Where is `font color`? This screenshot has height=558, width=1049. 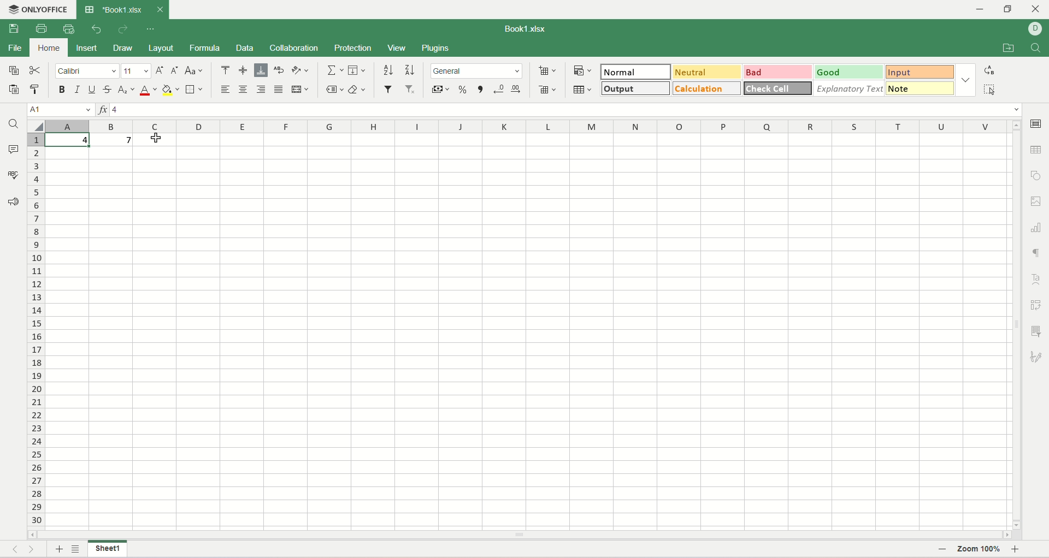
font color is located at coordinates (148, 90).